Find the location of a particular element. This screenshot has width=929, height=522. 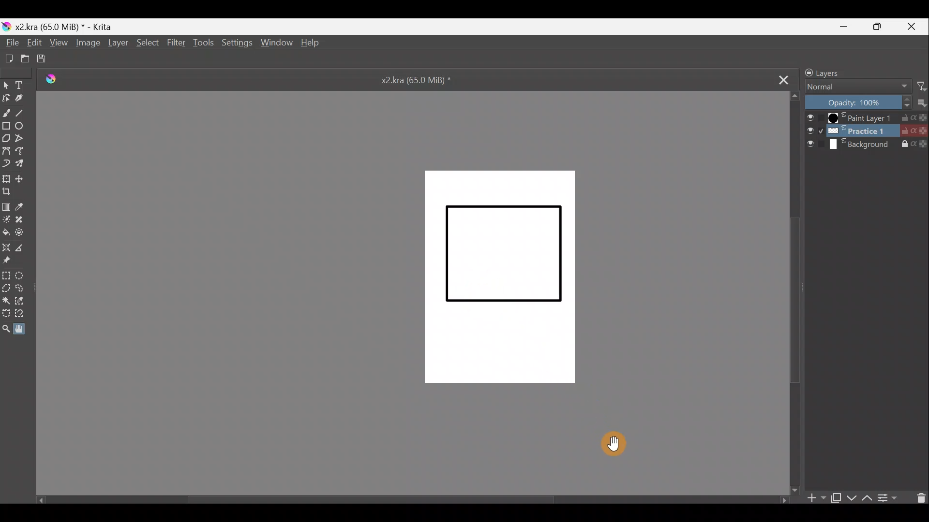

Ellipse tool is located at coordinates (23, 125).